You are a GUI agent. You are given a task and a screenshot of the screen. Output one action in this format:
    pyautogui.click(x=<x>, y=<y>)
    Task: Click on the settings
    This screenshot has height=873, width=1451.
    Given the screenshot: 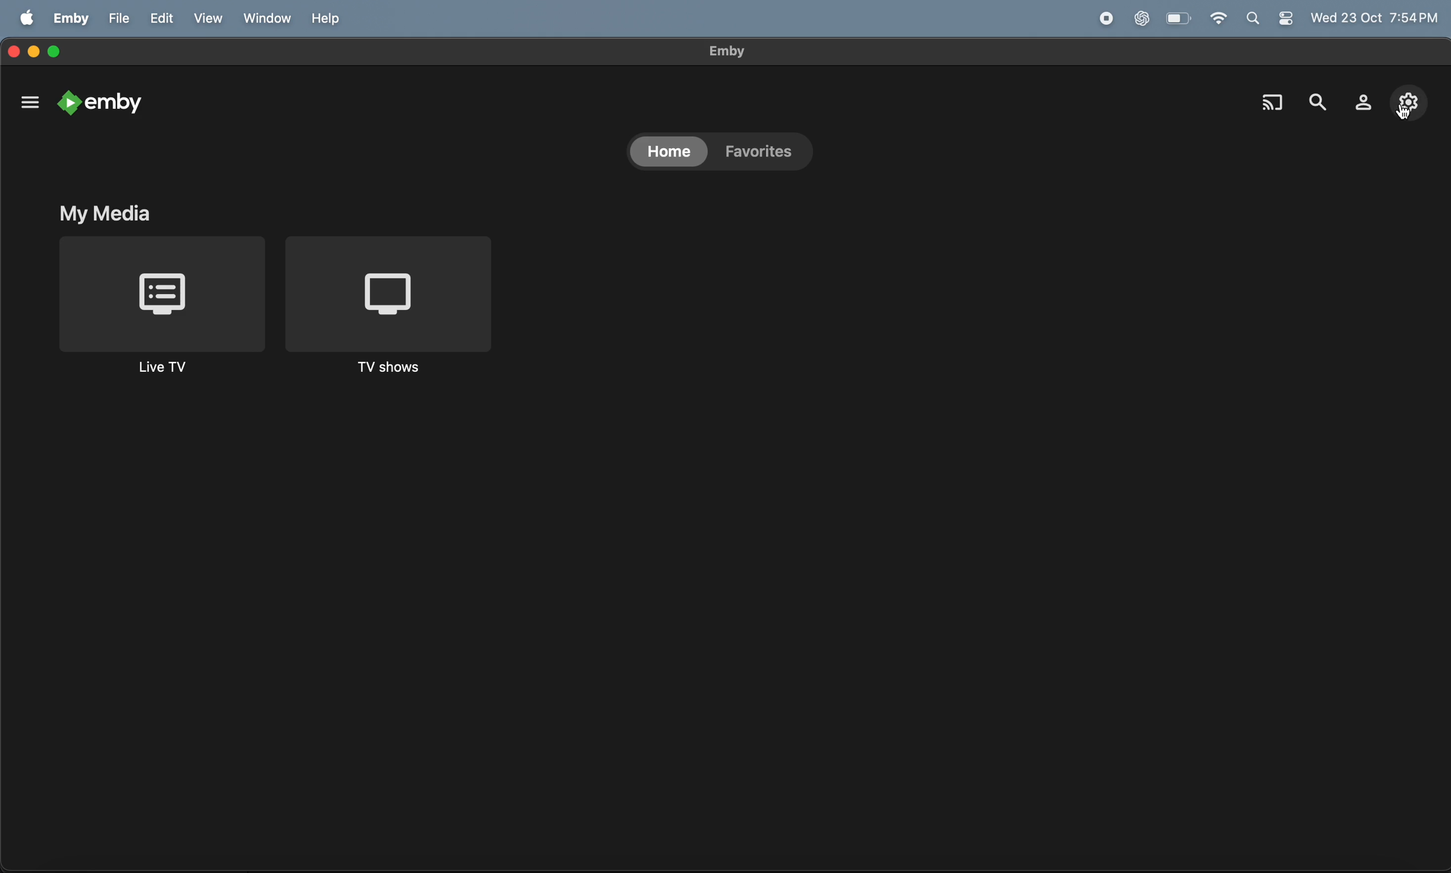 What is the action you would take?
    pyautogui.click(x=1403, y=102)
    